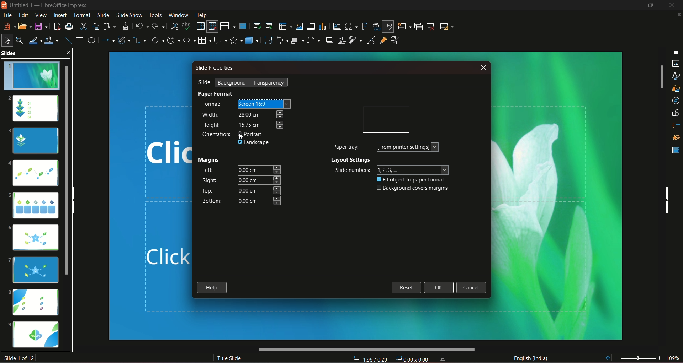  I want to click on insert chart, so click(323, 26).